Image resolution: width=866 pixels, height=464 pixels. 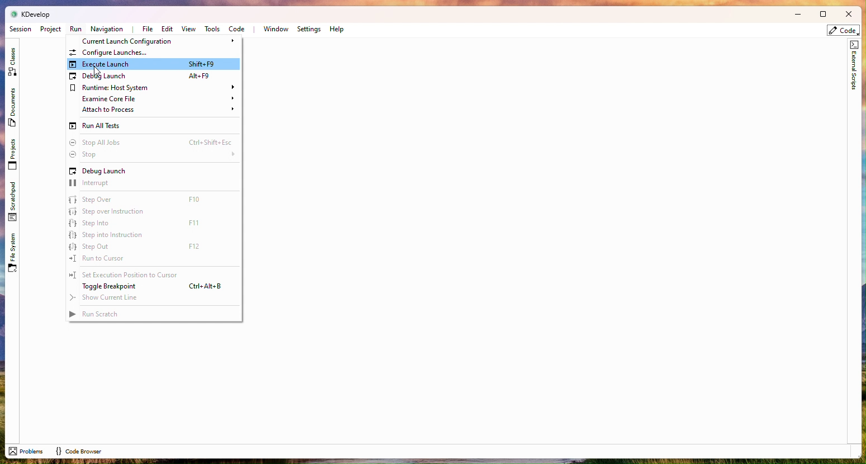 I want to click on Scratchpad, so click(x=15, y=201).